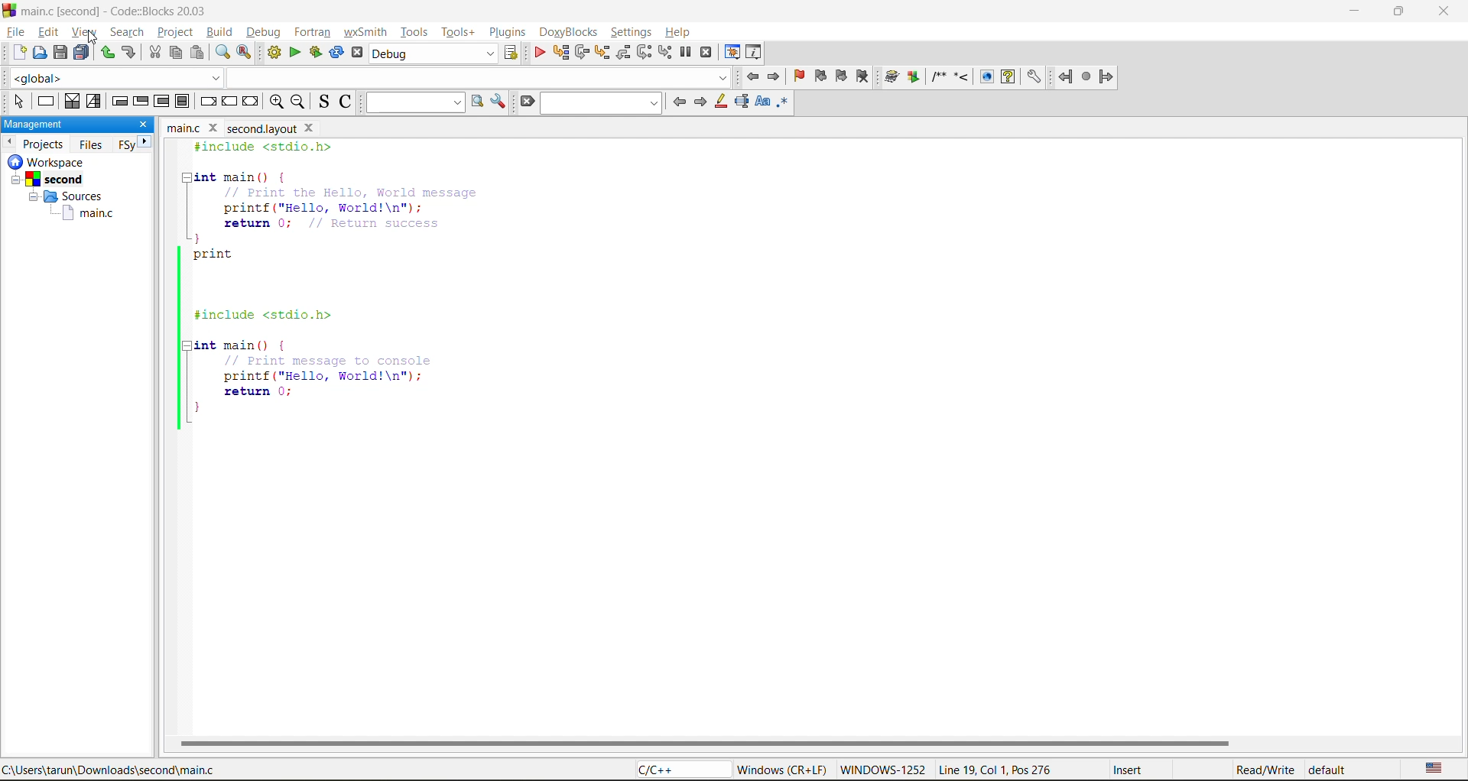 Image resolution: width=1468 pixels, height=781 pixels. What do you see at coordinates (709, 51) in the screenshot?
I see `stop debugger` at bounding box center [709, 51].